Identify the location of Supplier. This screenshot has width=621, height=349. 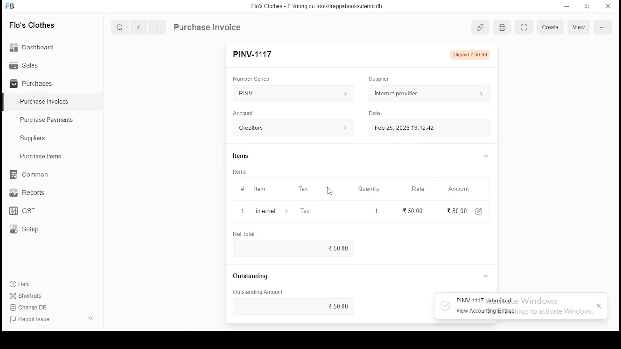
(377, 79).